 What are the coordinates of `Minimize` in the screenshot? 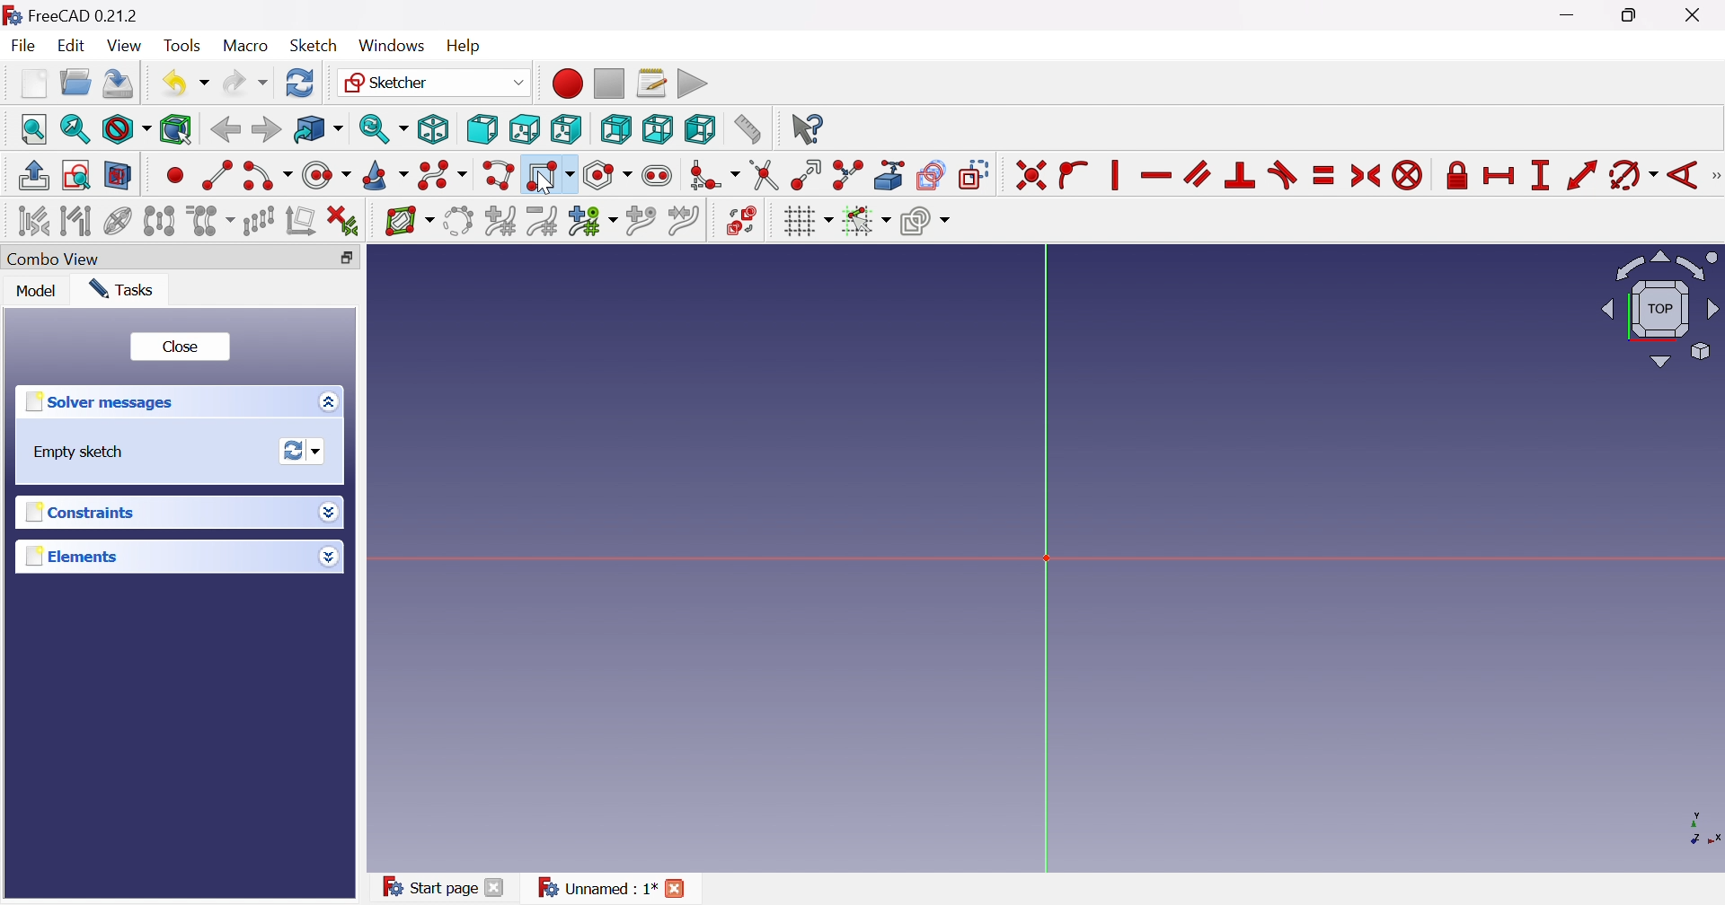 It's located at (1573, 15).